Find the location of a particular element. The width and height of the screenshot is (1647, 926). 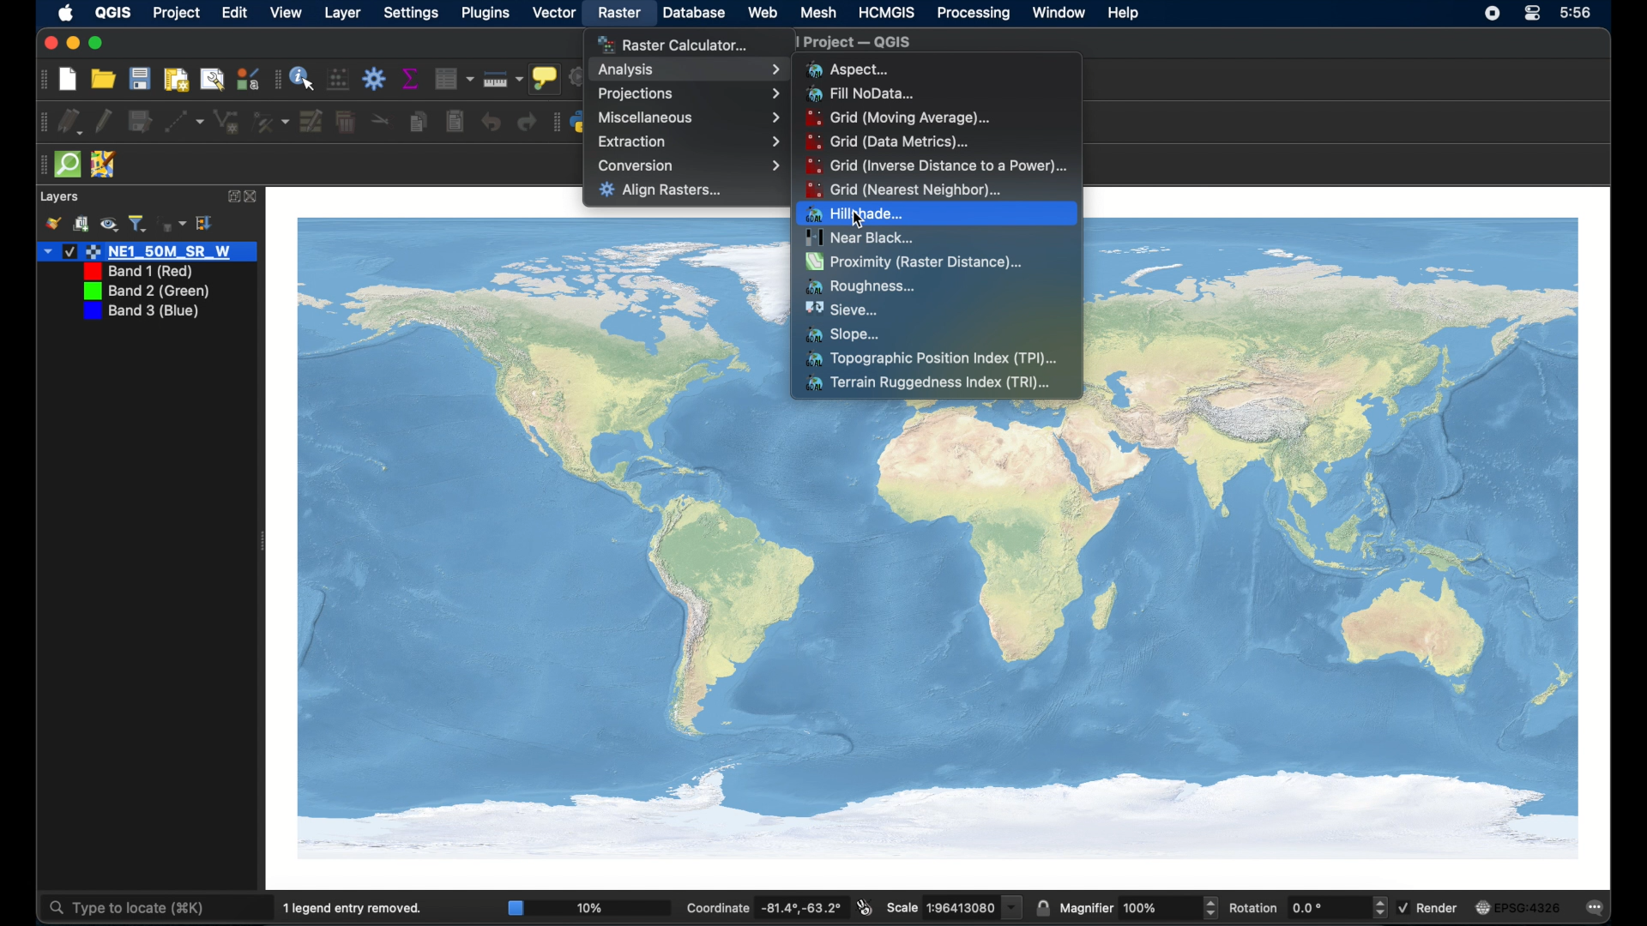

styling panel is located at coordinates (52, 225).